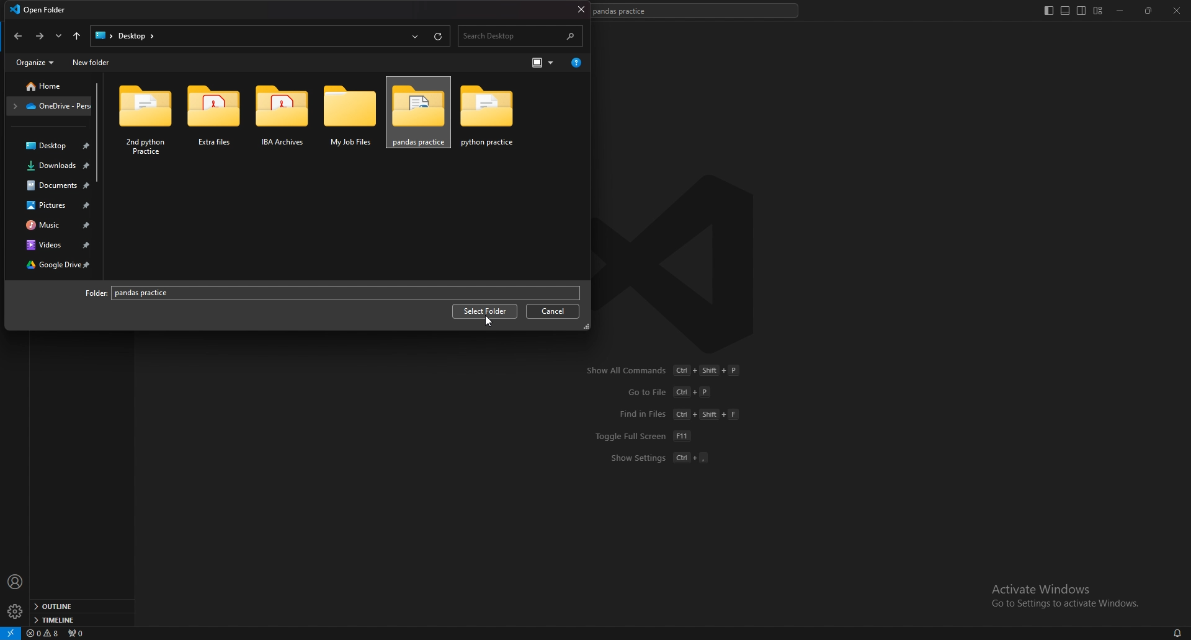 Image resolution: width=1191 pixels, height=640 pixels. What do you see at coordinates (52, 106) in the screenshot?
I see `folder` at bounding box center [52, 106].